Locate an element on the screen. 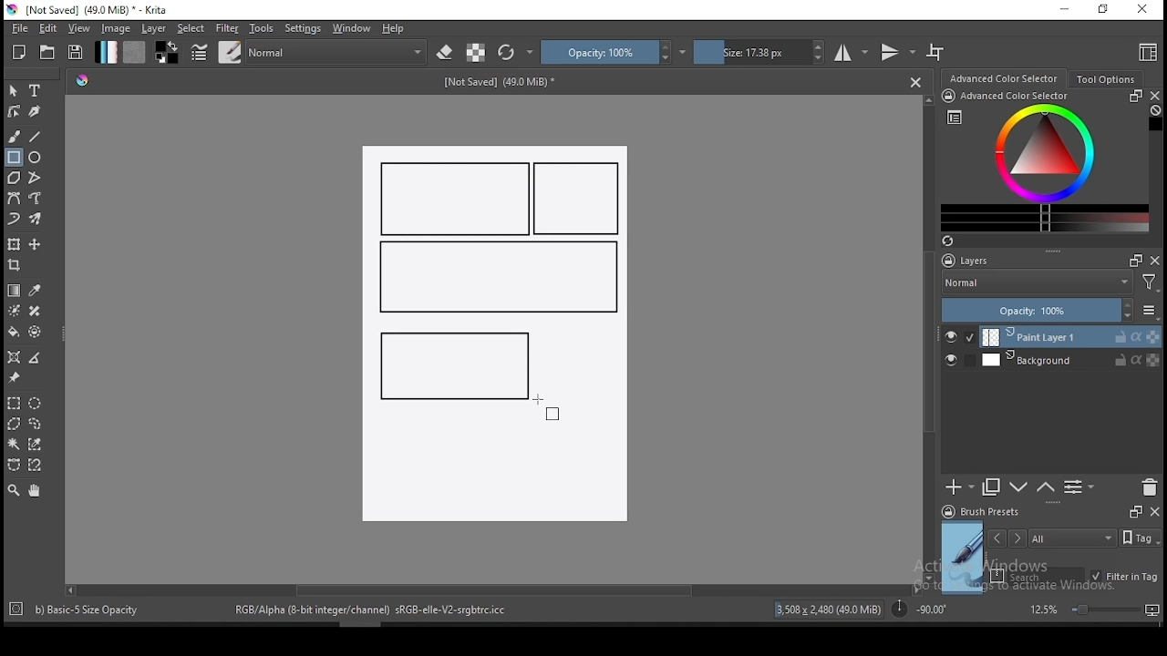 The height and width of the screenshot is (656, 1167). reload original preset is located at coordinates (516, 52).